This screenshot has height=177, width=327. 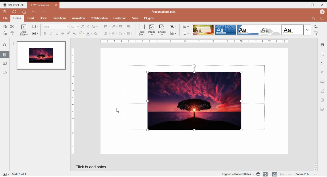 I want to click on open file location, so click(x=313, y=19).